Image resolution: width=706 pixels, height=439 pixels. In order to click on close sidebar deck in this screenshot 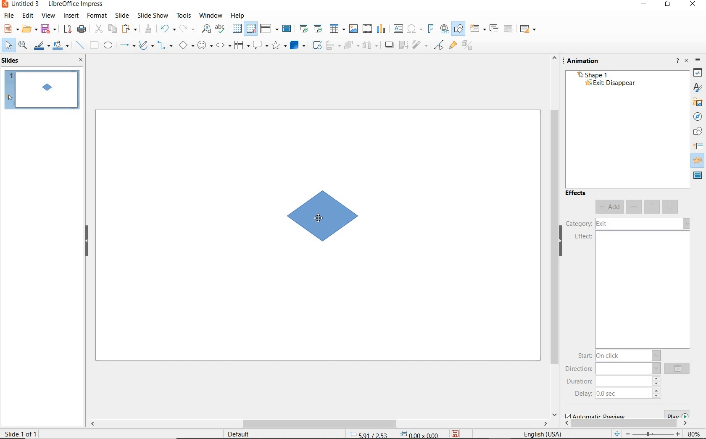, I will do `click(687, 62)`.